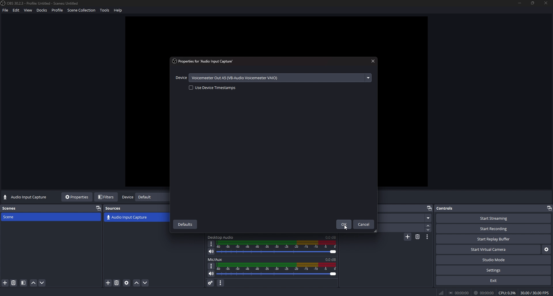 This screenshot has height=296, width=553. What do you see at coordinates (185, 224) in the screenshot?
I see `defaults` at bounding box center [185, 224].